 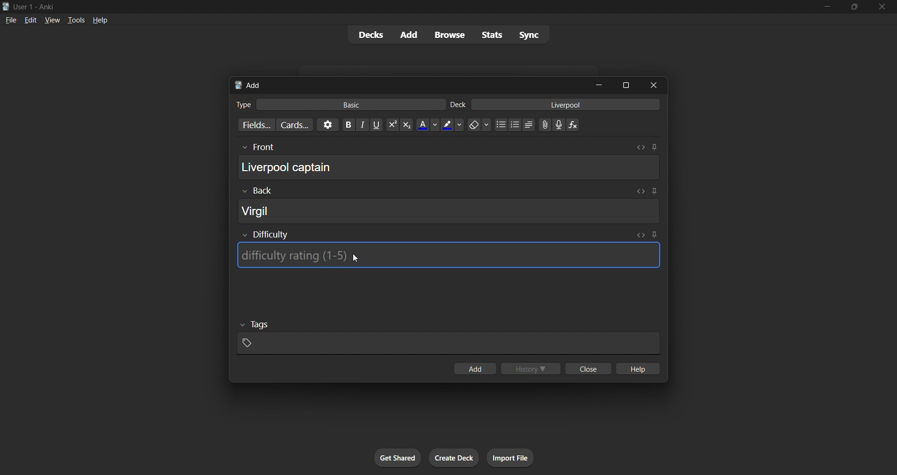 What do you see at coordinates (529, 34) in the screenshot?
I see `sync` at bounding box center [529, 34].